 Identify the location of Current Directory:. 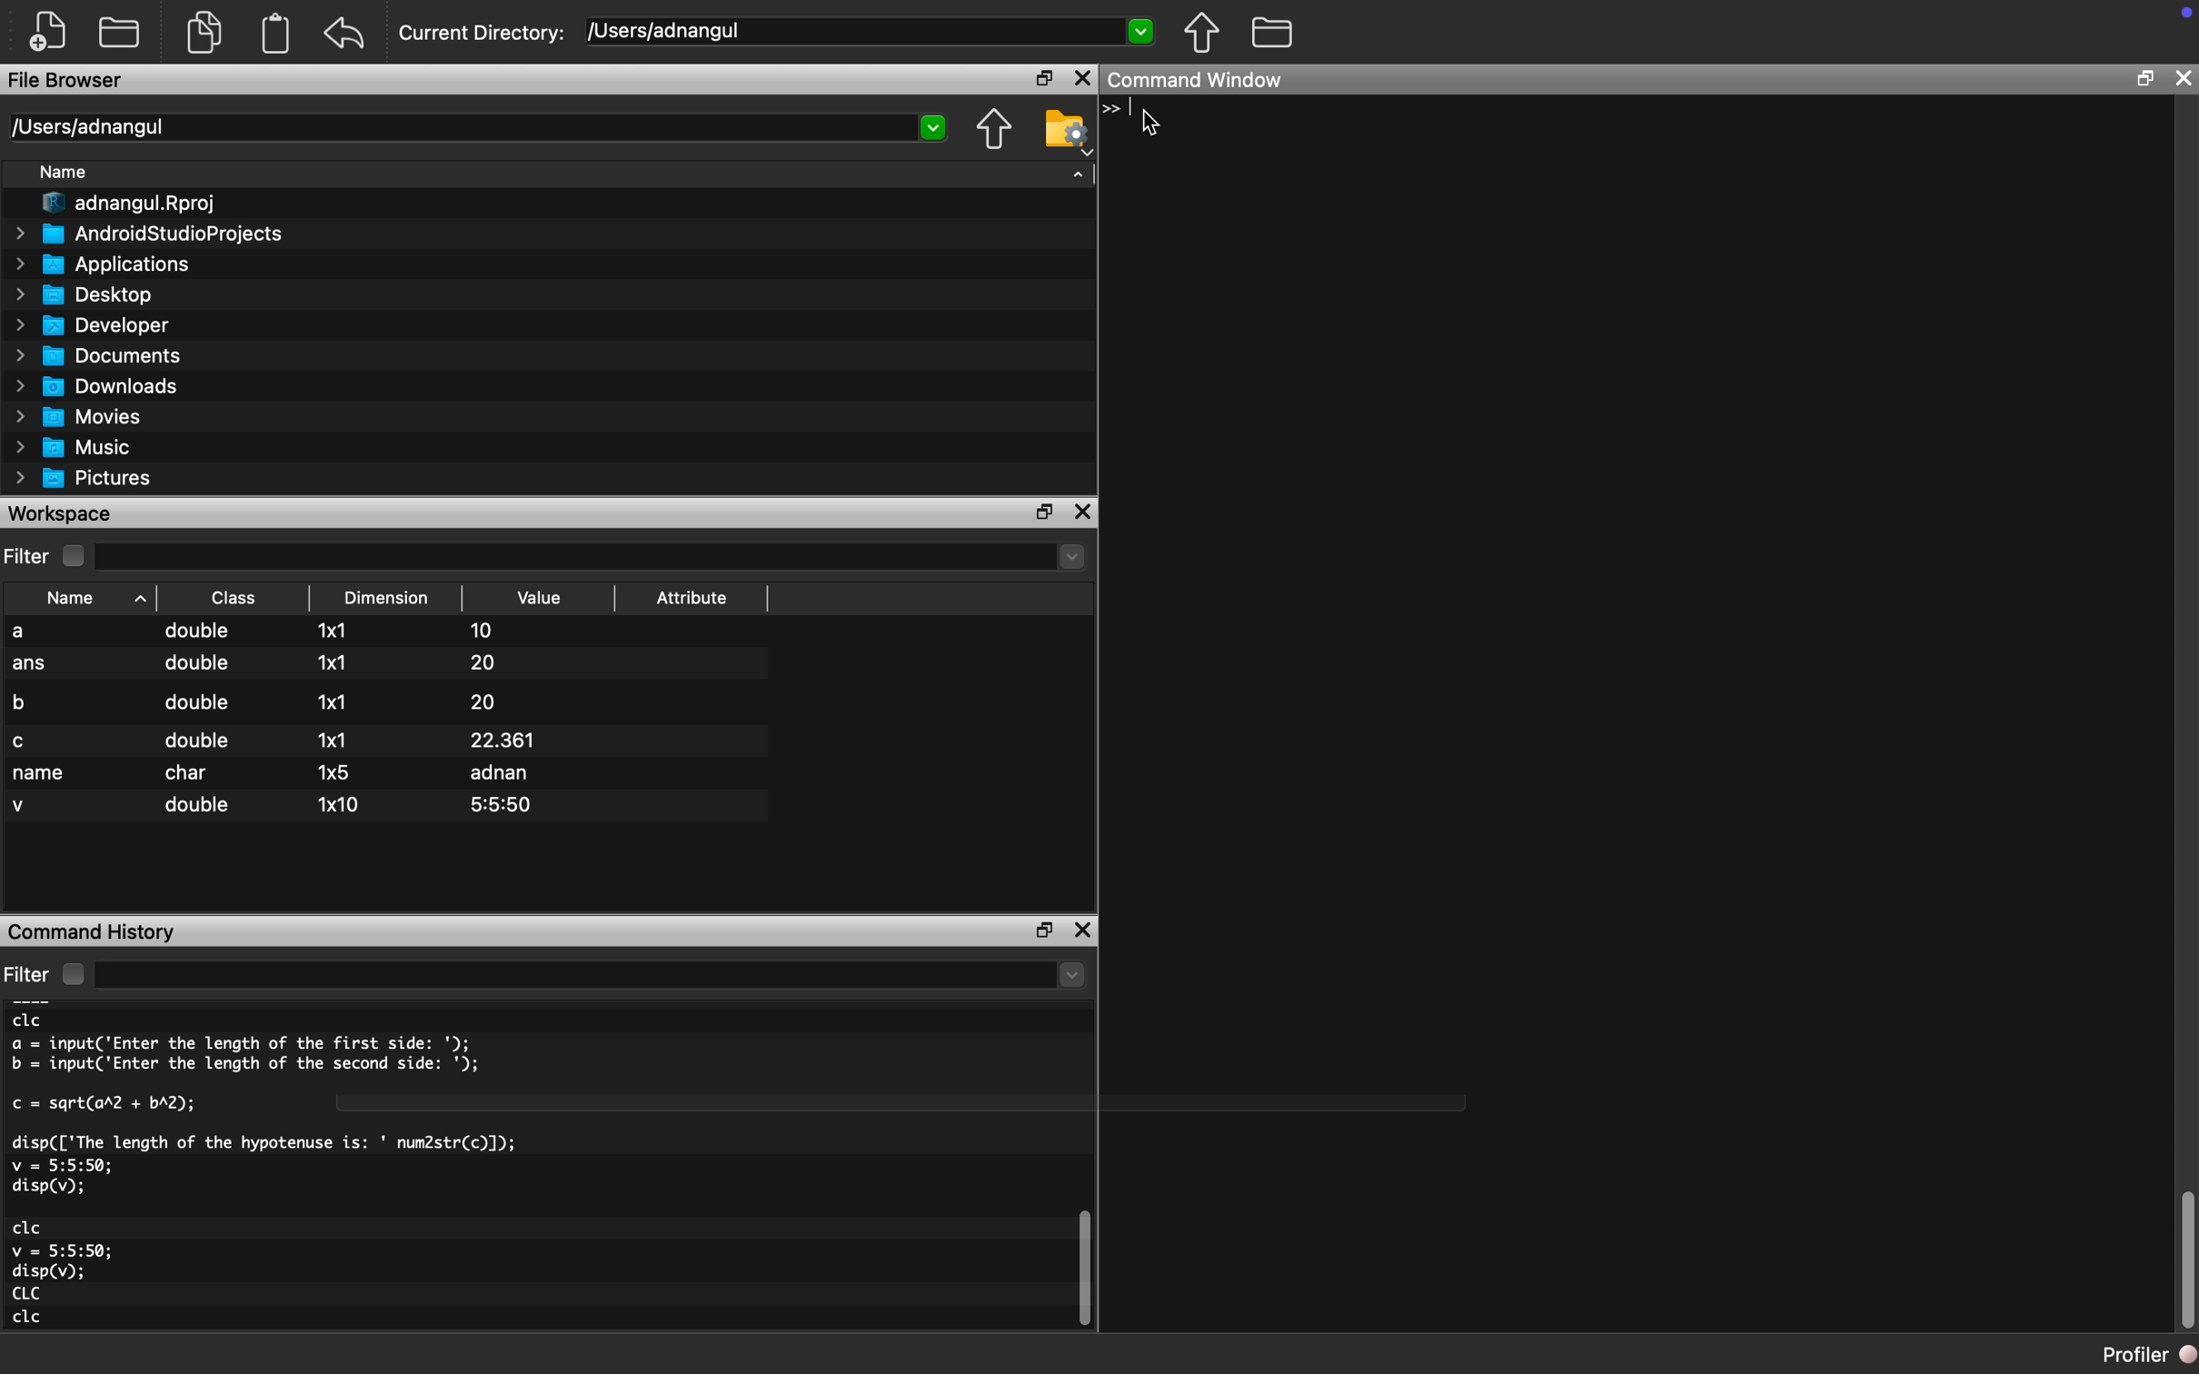
(483, 30).